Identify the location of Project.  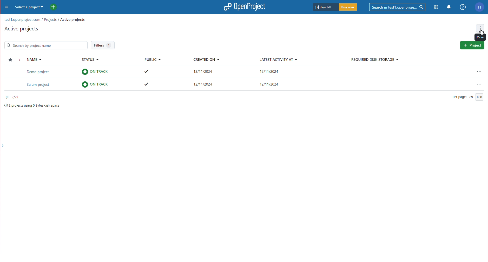
(472, 46).